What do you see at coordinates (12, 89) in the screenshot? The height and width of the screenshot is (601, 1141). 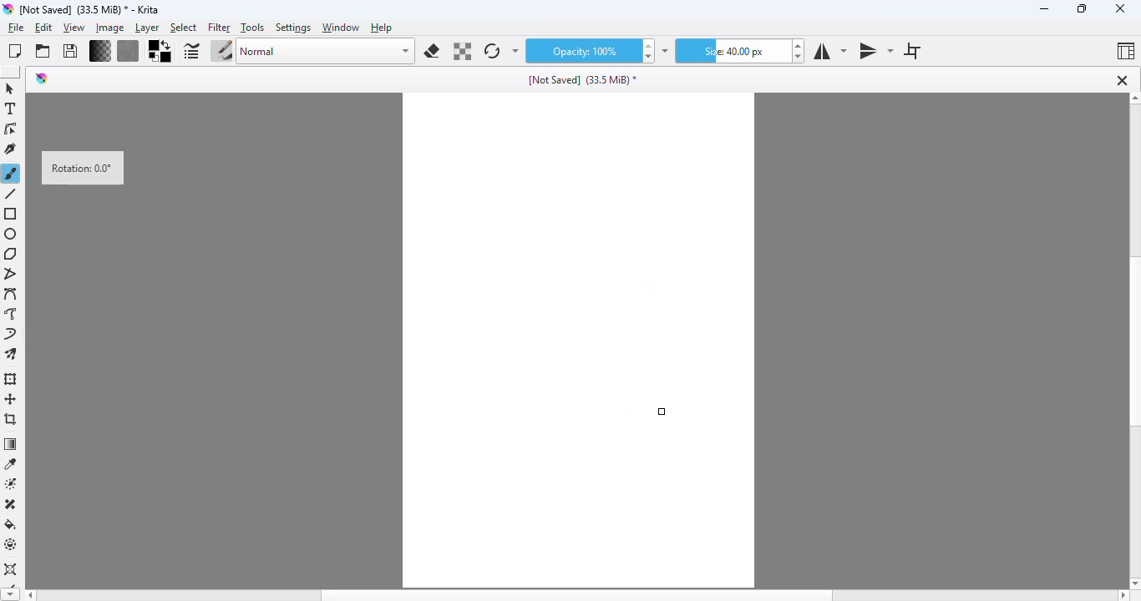 I see `select shapes tool` at bounding box center [12, 89].